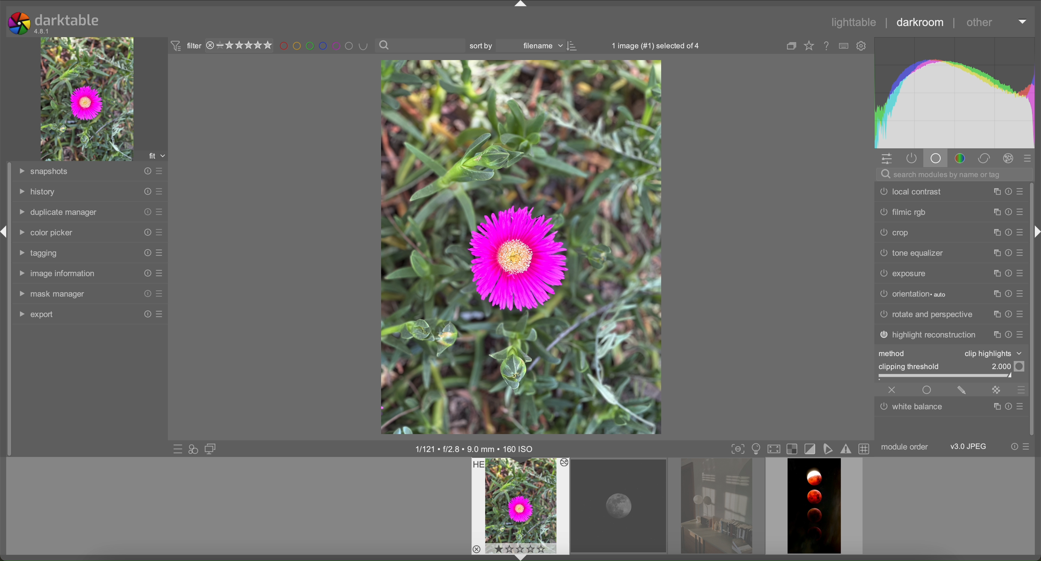 This screenshot has width=1041, height=561. What do you see at coordinates (476, 449) in the screenshot?
I see `image information` at bounding box center [476, 449].